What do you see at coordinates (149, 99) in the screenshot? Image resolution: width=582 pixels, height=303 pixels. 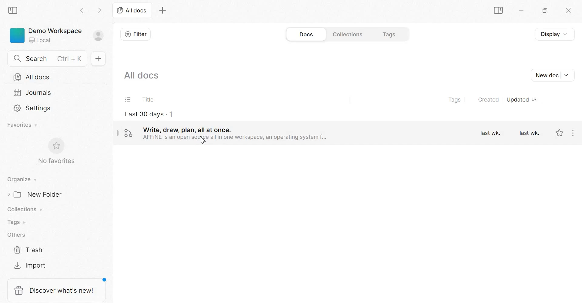 I see `Title` at bounding box center [149, 99].